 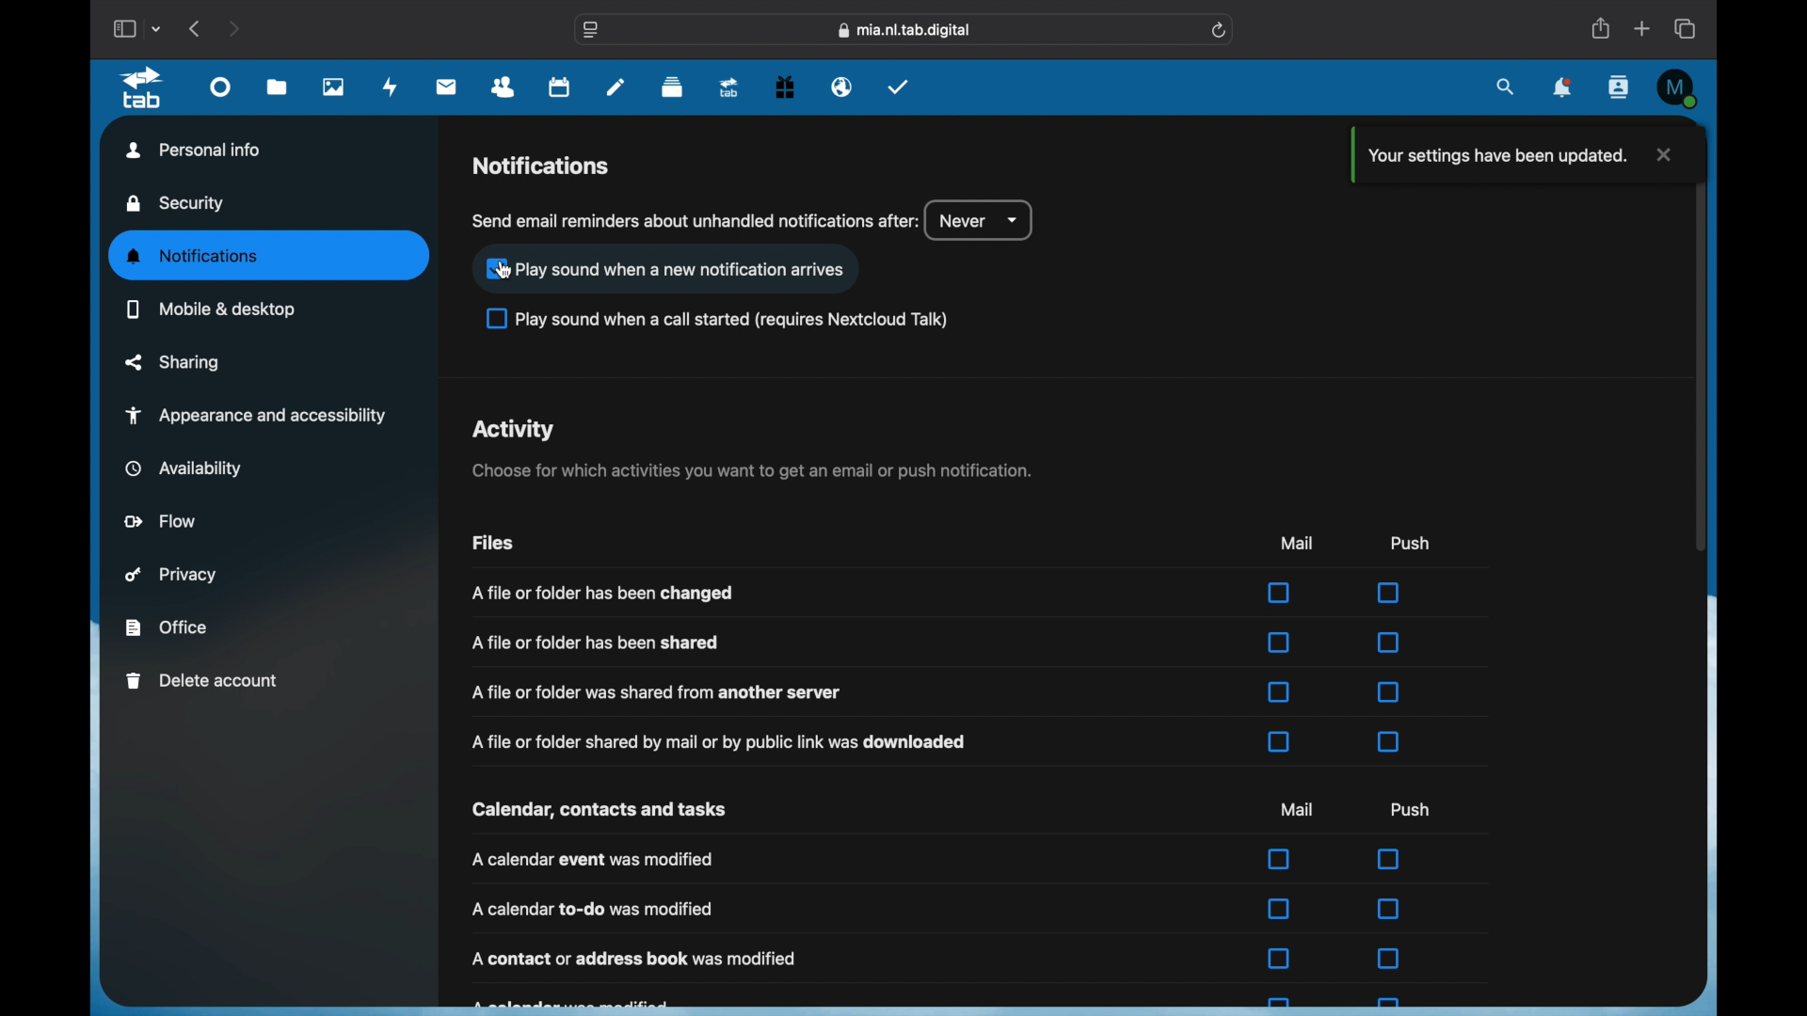 What do you see at coordinates (728, 88) in the screenshot?
I see `upgrade` at bounding box center [728, 88].